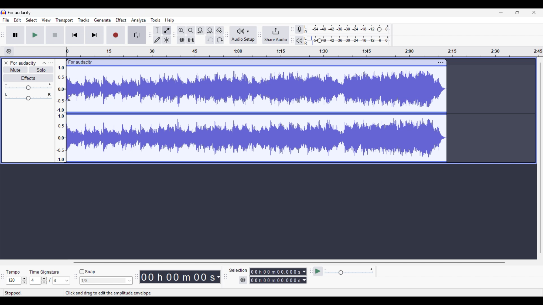 This screenshot has height=305, width=543. I want to click on Collapse, so click(44, 63).